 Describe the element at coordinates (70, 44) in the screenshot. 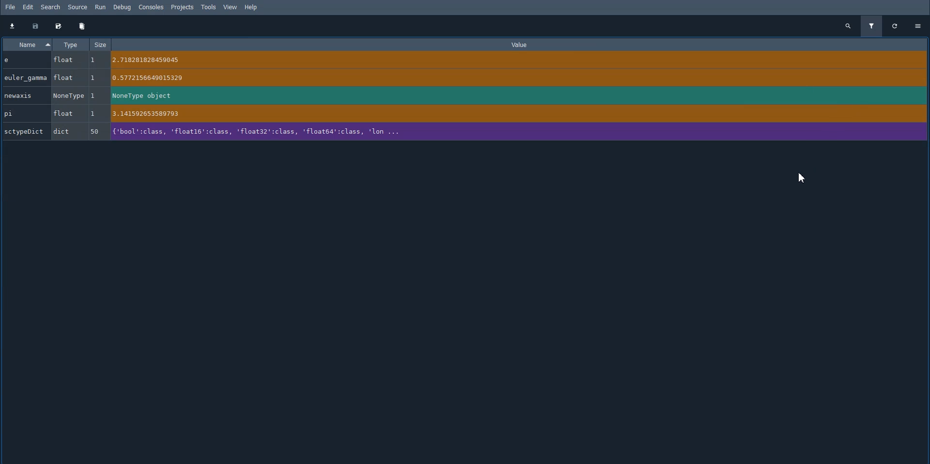

I see `Type` at that location.